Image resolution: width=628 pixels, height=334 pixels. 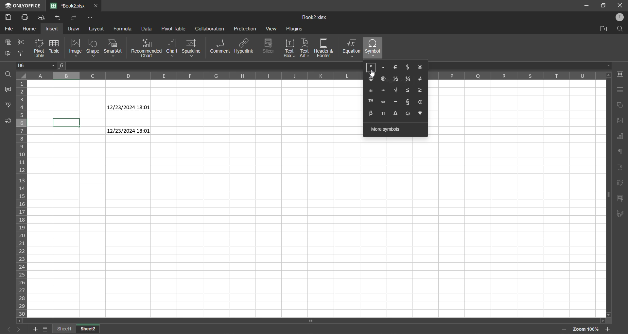 I want to click on not equal to, so click(x=423, y=79).